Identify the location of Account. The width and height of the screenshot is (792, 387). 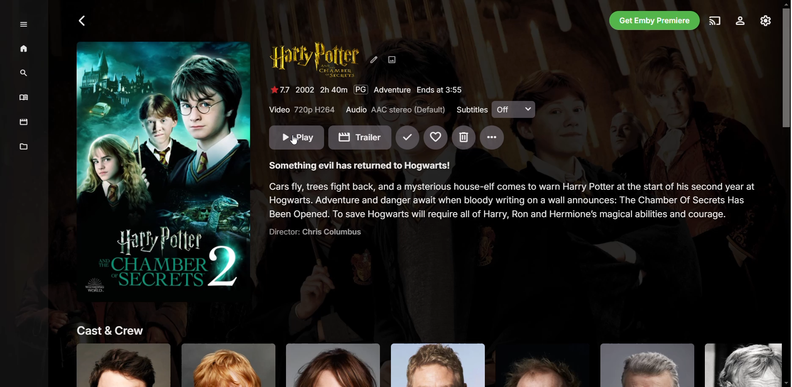
(740, 21).